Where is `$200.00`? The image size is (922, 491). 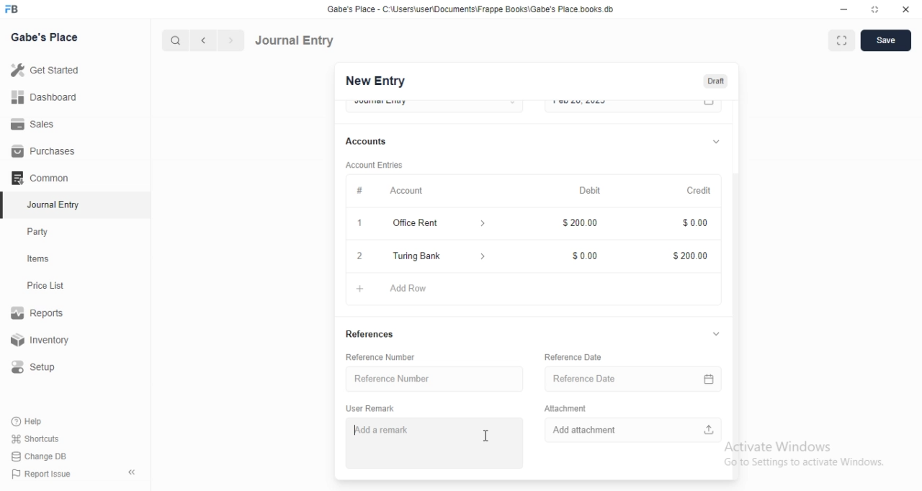
$200.00 is located at coordinates (578, 224).